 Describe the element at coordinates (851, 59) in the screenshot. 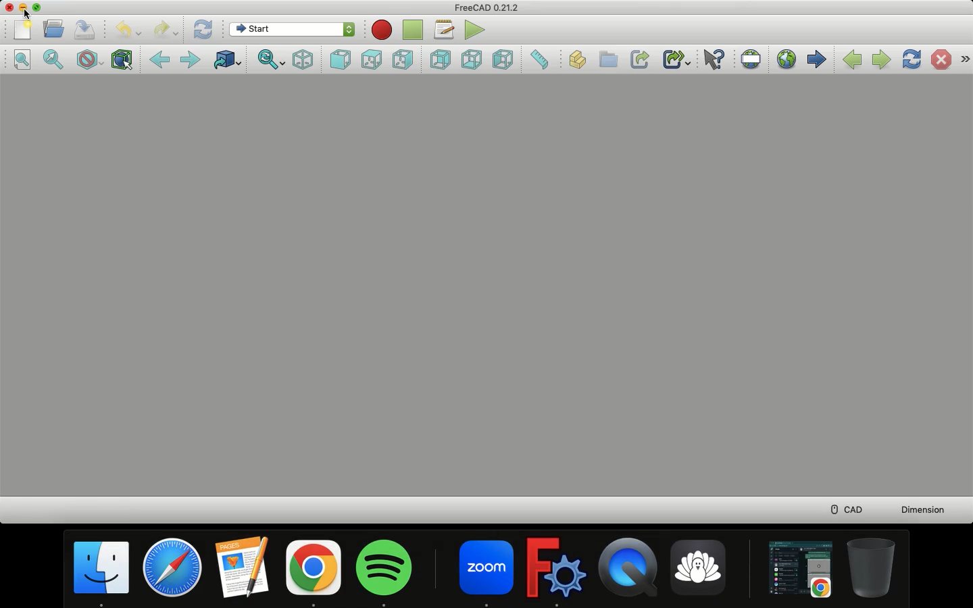

I see `Previous page` at that location.